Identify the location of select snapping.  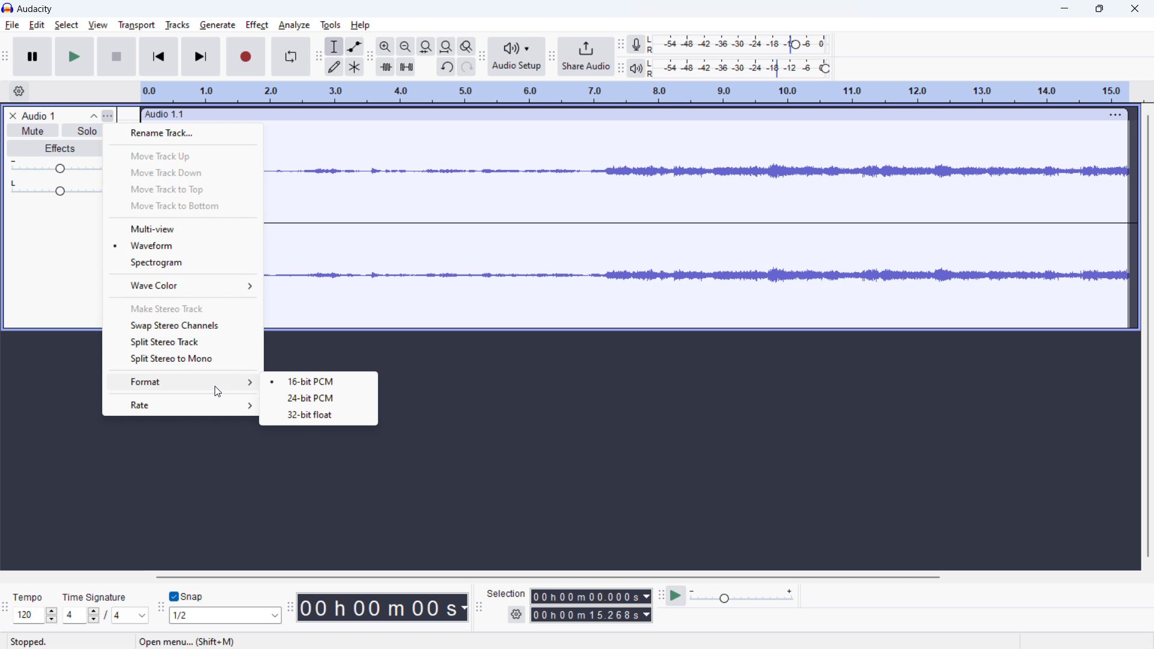
(226, 615).